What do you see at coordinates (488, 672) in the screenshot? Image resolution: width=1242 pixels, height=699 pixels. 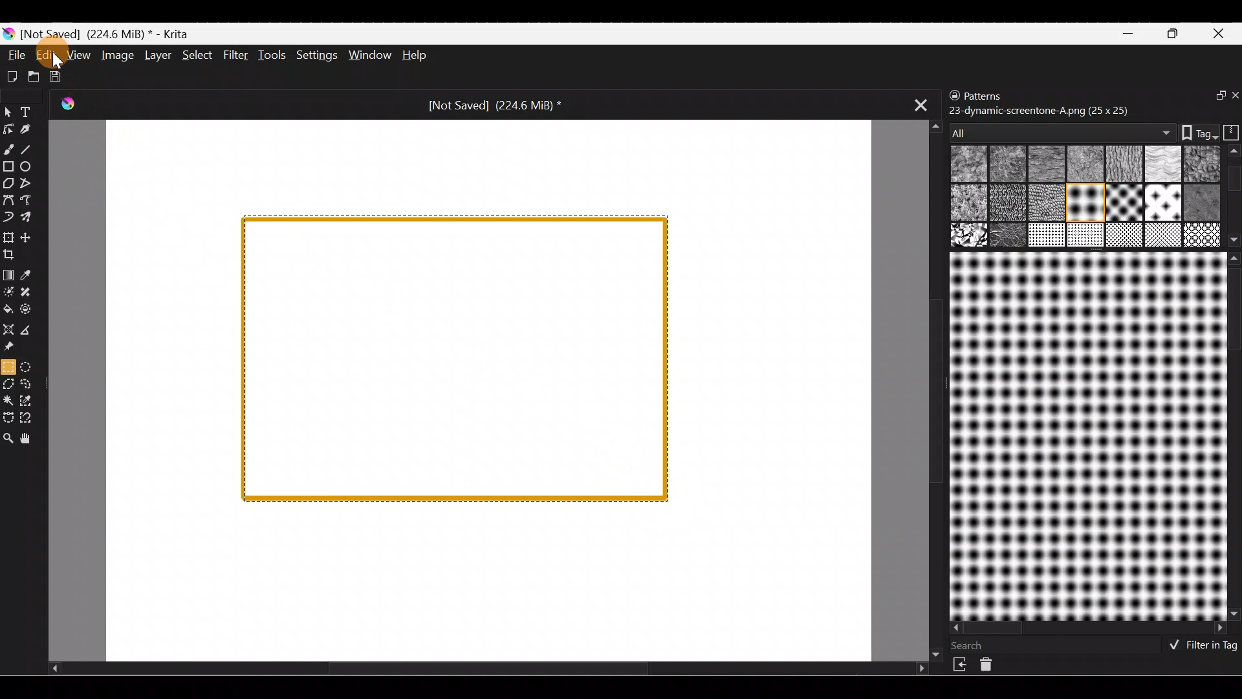 I see `Scroll tab` at bounding box center [488, 672].